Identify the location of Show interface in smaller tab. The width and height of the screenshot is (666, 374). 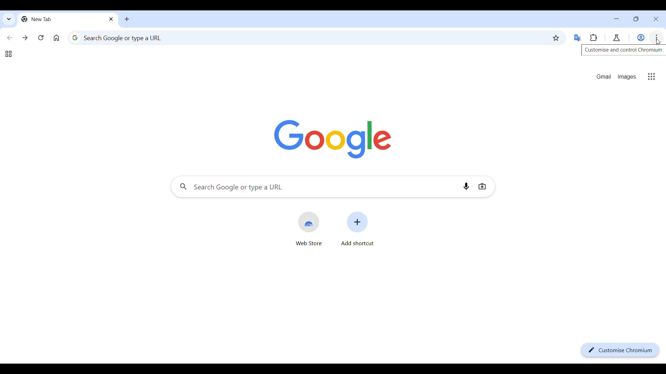
(636, 19).